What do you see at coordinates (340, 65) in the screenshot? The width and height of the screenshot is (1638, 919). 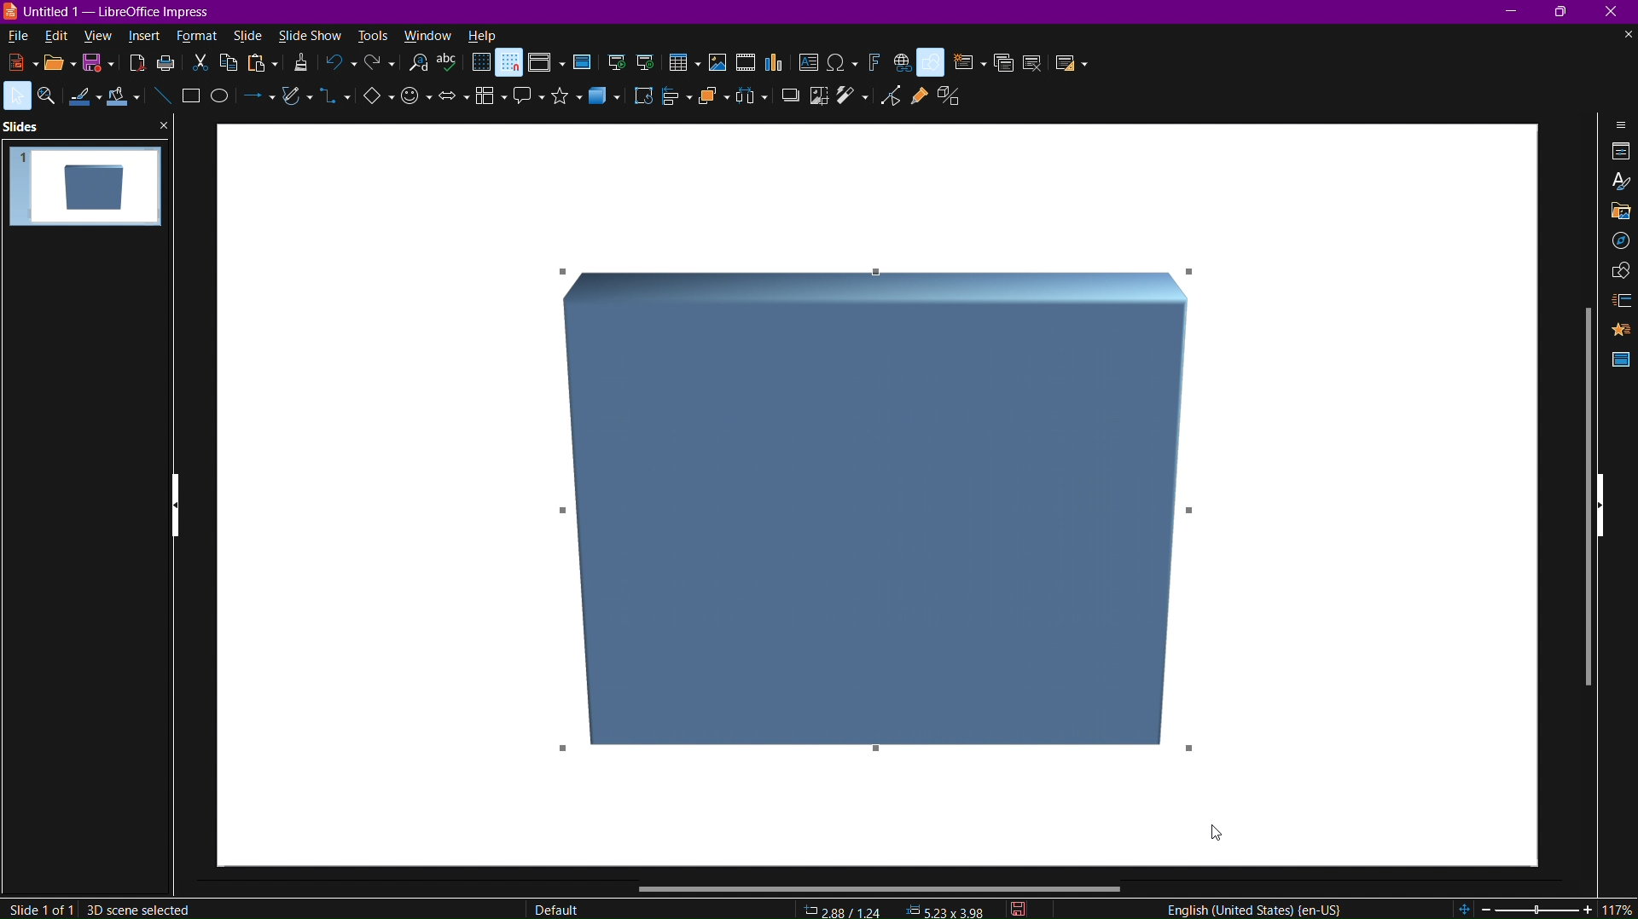 I see `Undo` at bounding box center [340, 65].